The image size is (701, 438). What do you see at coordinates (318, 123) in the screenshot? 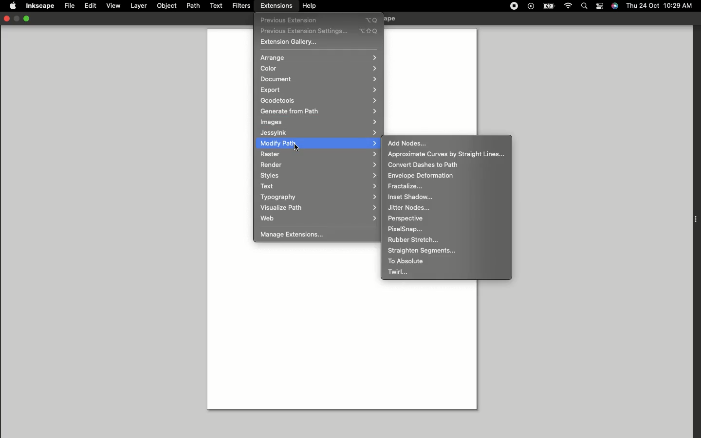
I see `Images` at bounding box center [318, 123].